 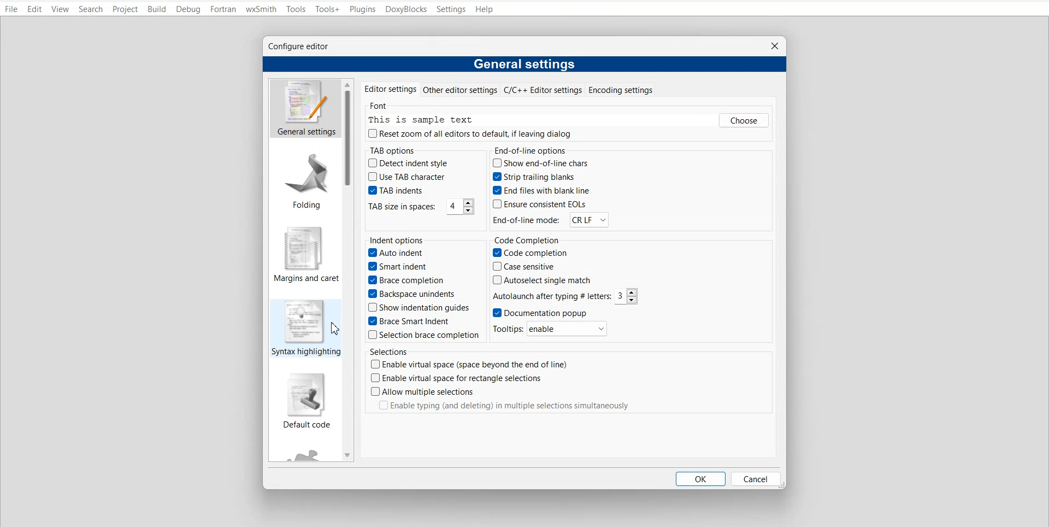 I want to click on Tools, so click(x=296, y=9).